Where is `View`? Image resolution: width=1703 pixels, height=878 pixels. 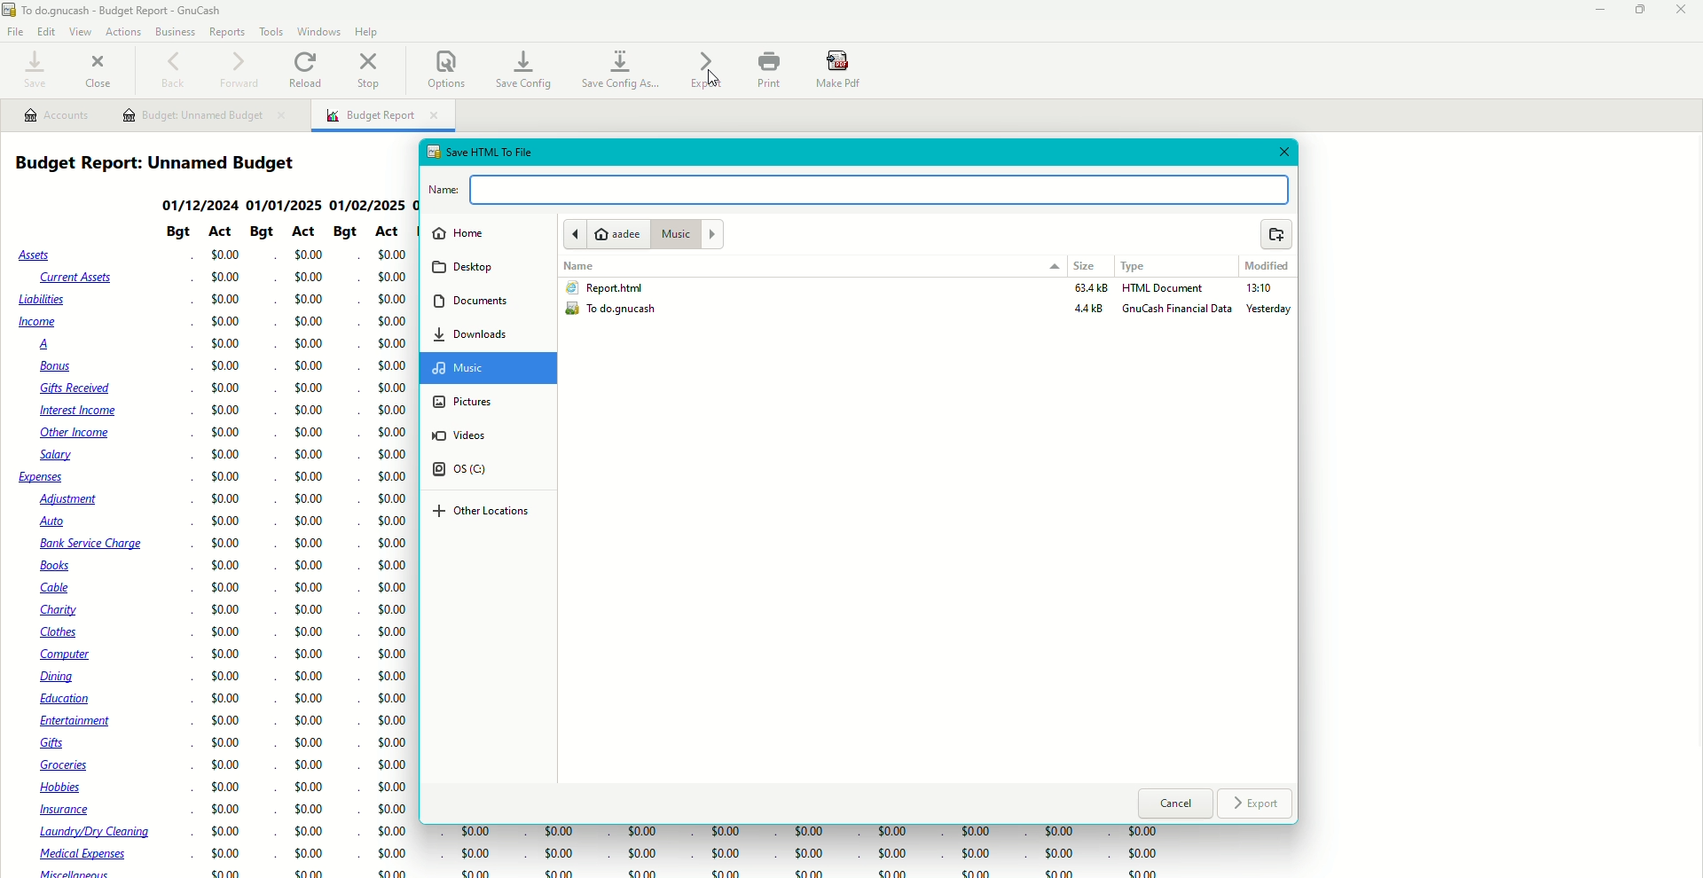
View is located at coordinates (80, 32).